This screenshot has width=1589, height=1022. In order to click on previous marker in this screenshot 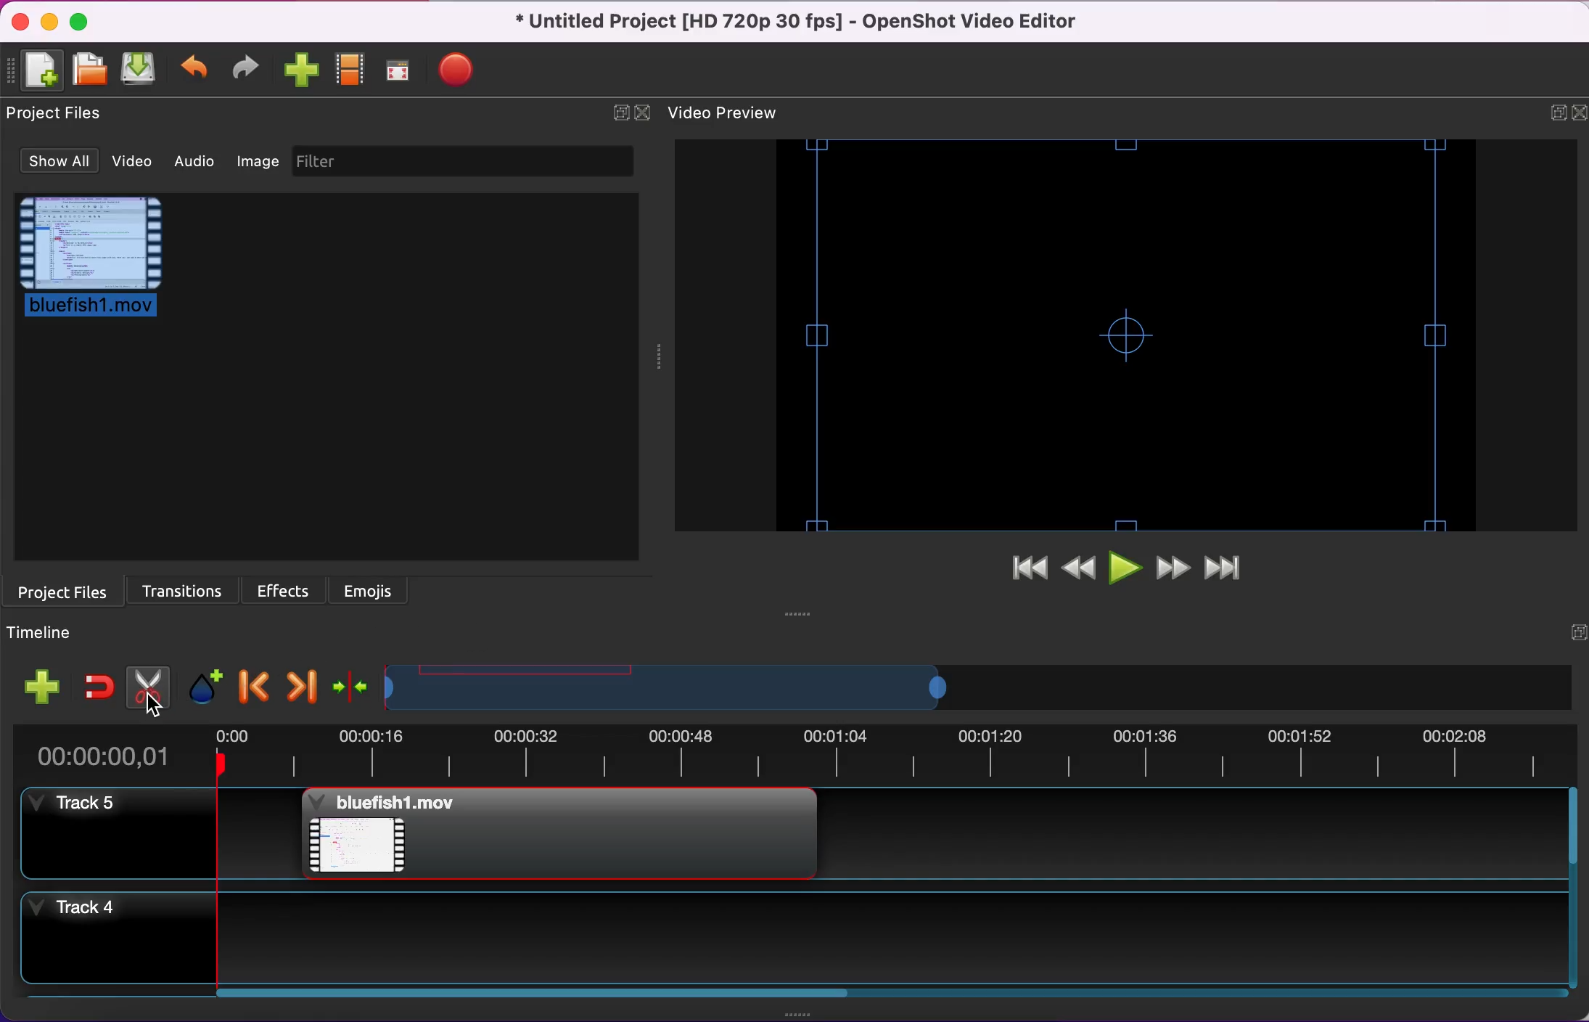, I will do `click(250, 684)`.